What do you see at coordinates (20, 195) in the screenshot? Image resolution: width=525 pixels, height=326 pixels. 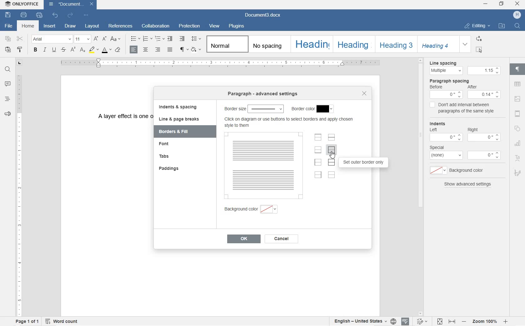 I see `RULER` at bounding box center [20, 195].